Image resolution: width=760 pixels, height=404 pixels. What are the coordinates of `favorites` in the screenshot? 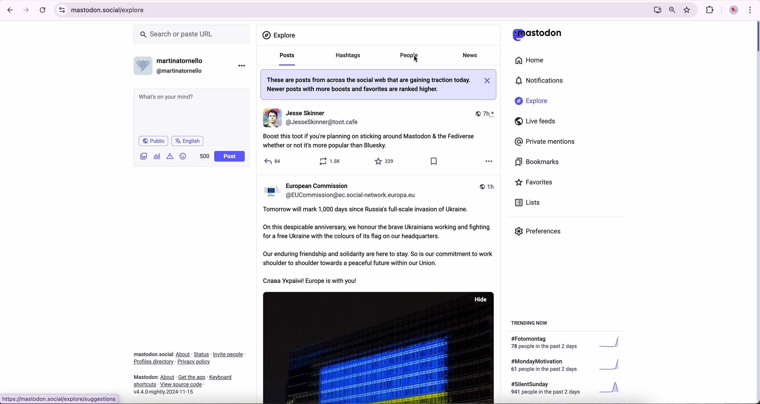 It's located at (386, 161).